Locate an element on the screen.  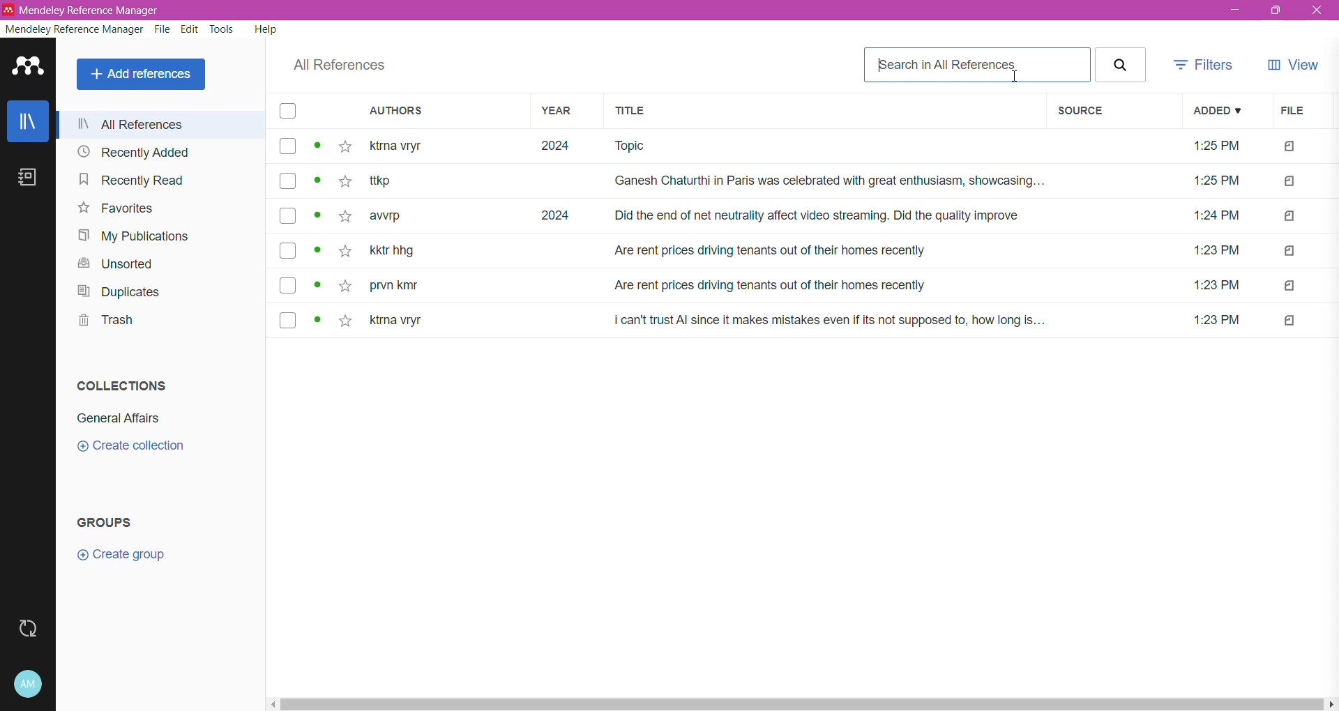
Recently Read is located at coordinates (130, 180).